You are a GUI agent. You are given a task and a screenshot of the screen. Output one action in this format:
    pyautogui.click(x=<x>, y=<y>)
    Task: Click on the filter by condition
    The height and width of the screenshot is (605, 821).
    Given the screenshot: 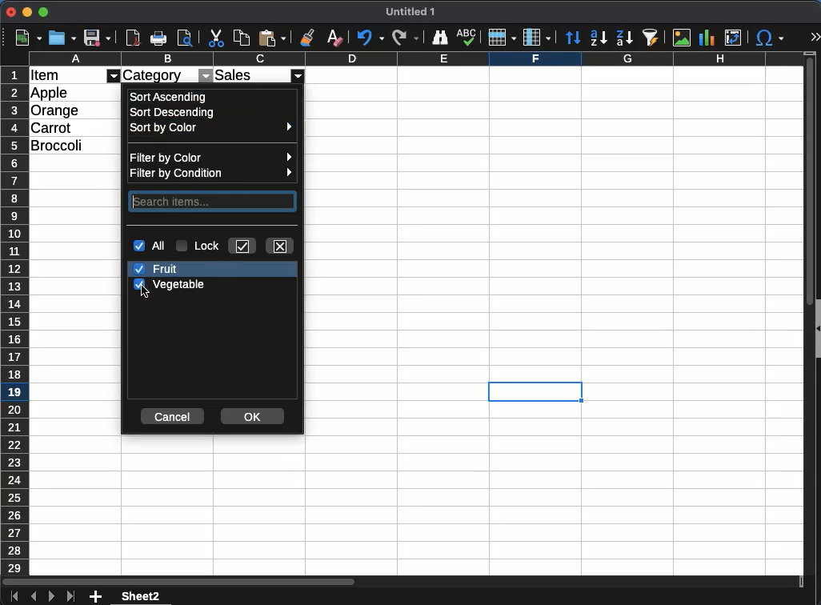 What is the action you would take?
    pyautogui.click(x=212, y=172)
    